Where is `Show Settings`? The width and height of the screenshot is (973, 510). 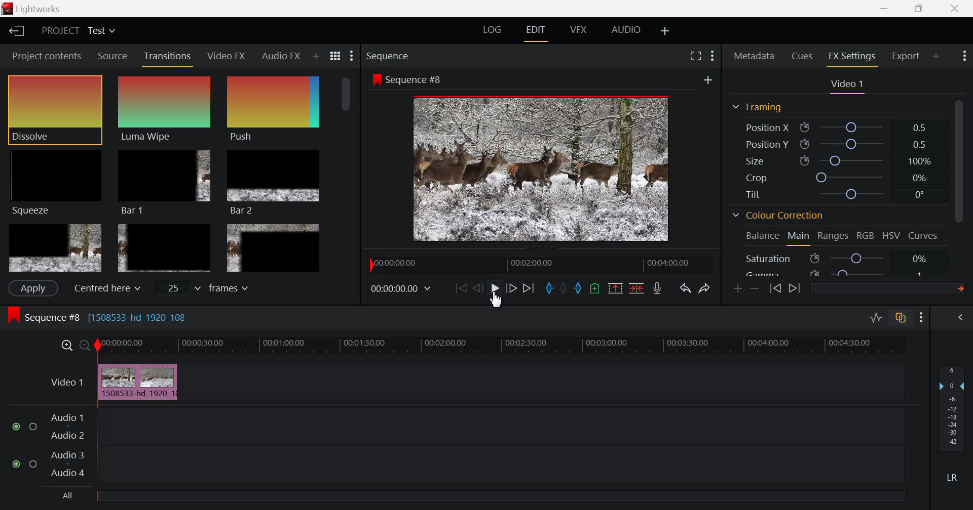
Show Settings is located at coordinates (353, 56).